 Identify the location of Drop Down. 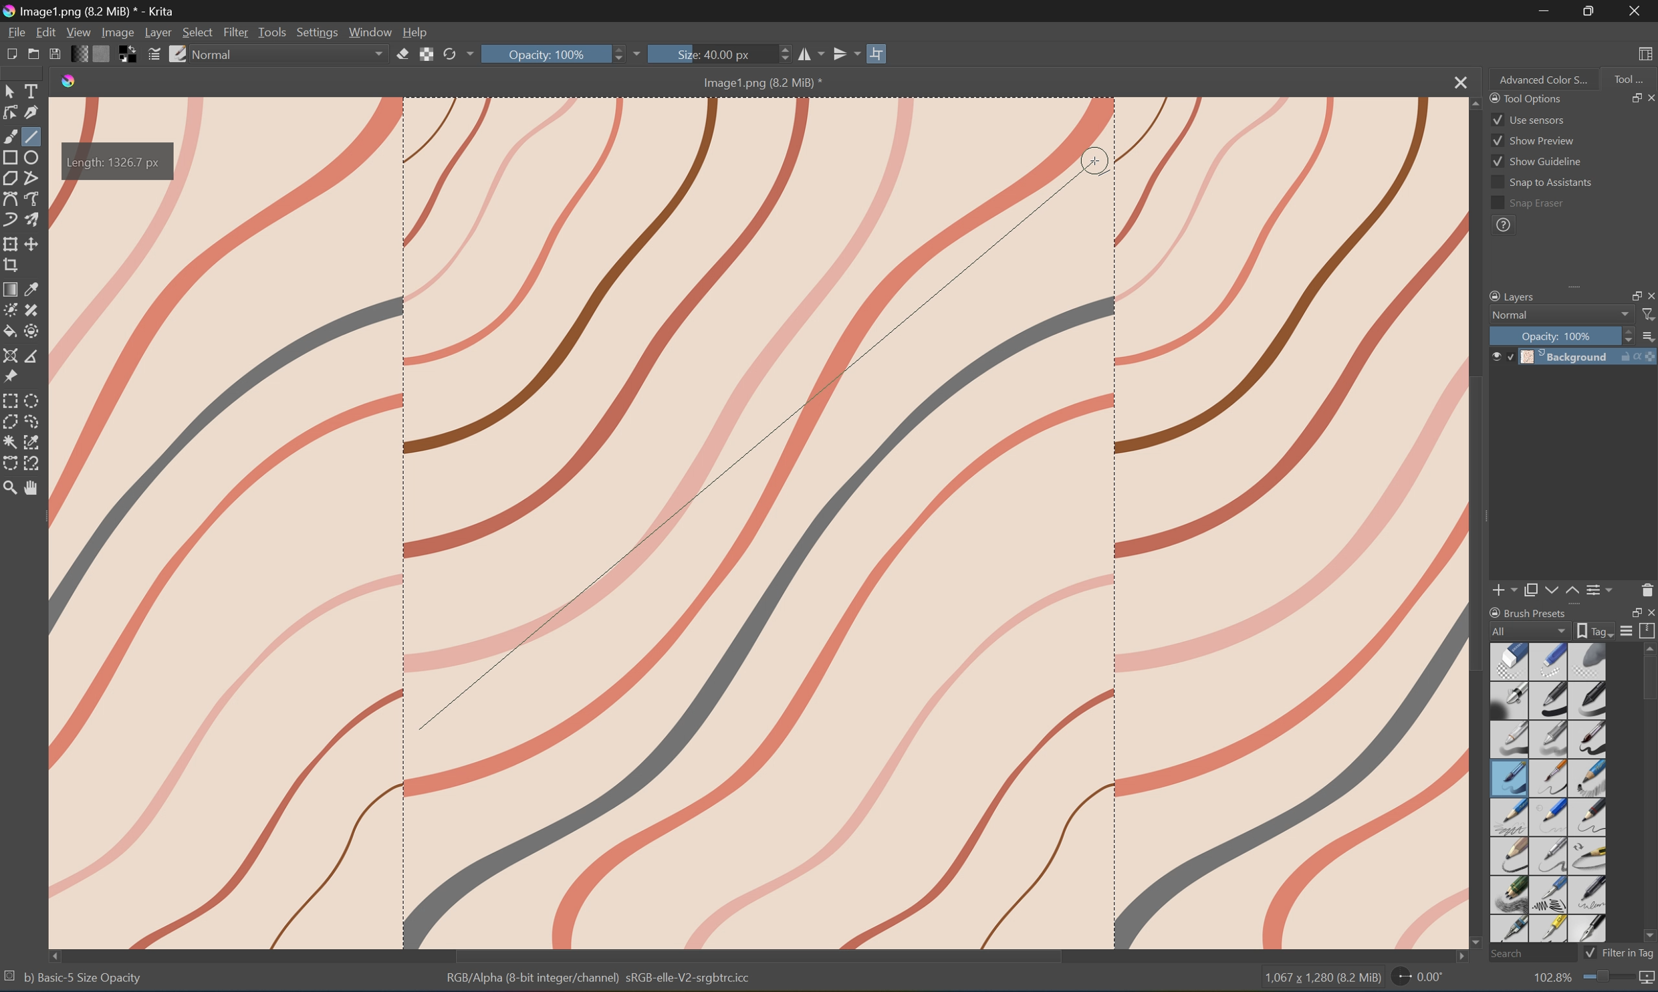
(380, 55).